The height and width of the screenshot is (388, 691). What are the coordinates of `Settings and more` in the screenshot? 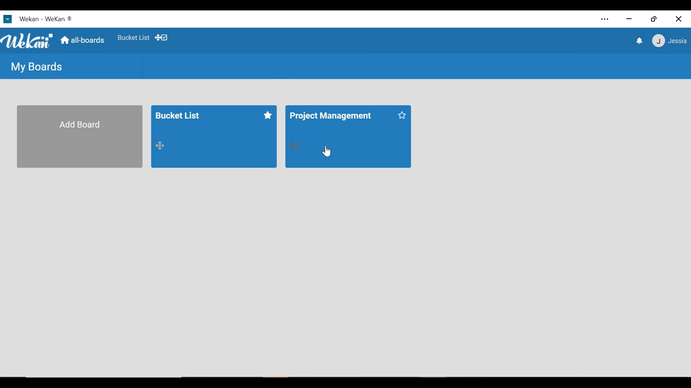 It's located at (605, 20).